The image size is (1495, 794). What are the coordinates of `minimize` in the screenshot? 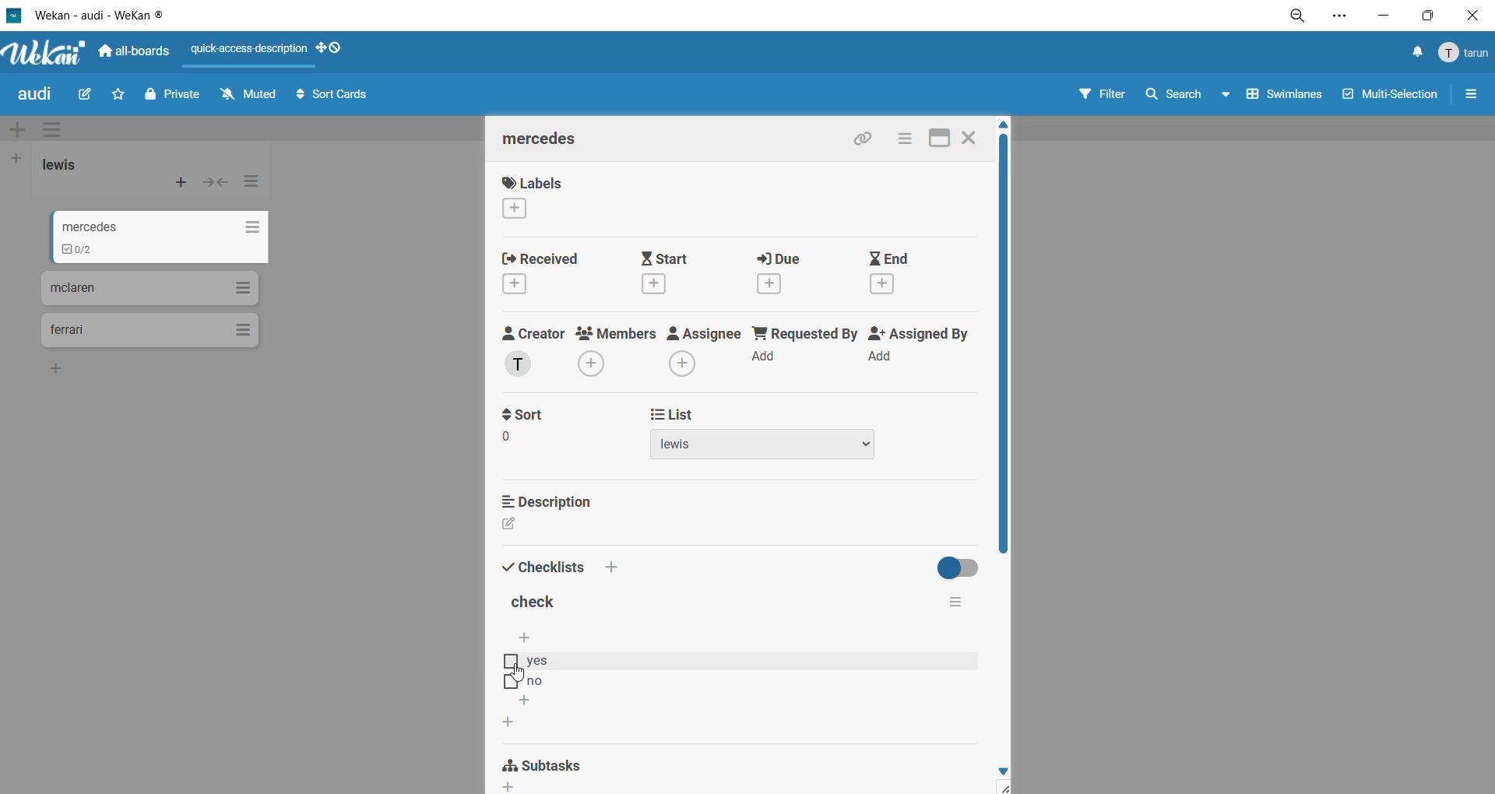 It's located at (1388, 14).